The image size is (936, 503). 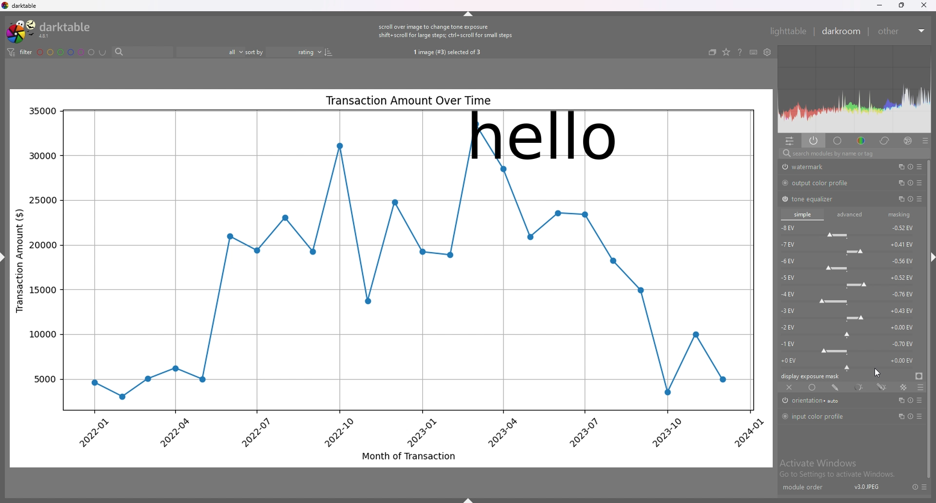 I want to click on advanced, so click(x=850, y=214).